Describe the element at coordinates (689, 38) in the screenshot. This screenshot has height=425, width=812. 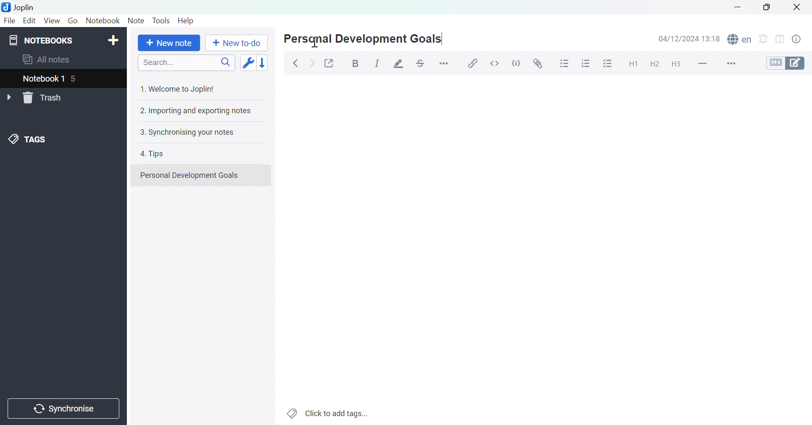
I see `04/12/2024 12:18` at that location.